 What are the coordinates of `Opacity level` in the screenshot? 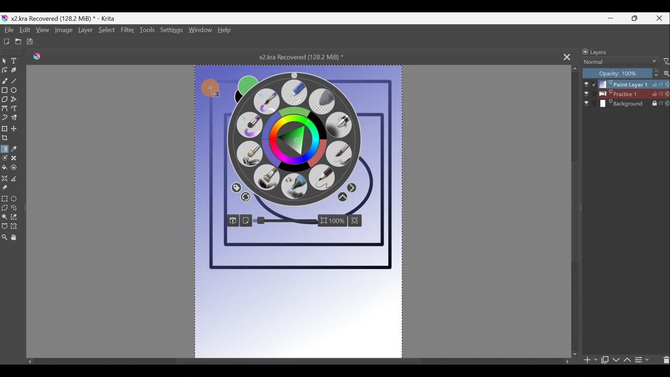 It's located at (625, 73).